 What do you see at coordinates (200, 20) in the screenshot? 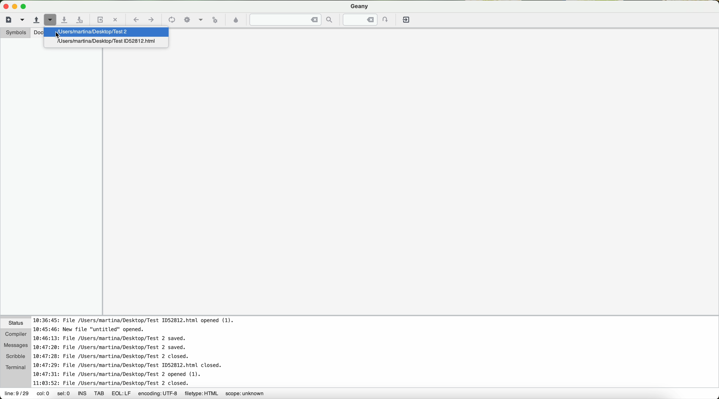
I see `icon` at bounding box center [200, 20].